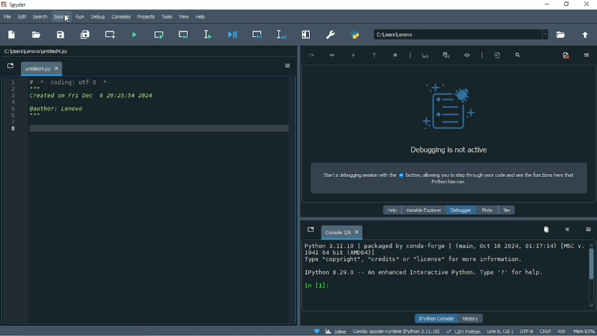 The height and width of the screenshot is (336, 597). Describe the element at coordinates (60, 34) in the screenshot. I see `Save file` at that location.